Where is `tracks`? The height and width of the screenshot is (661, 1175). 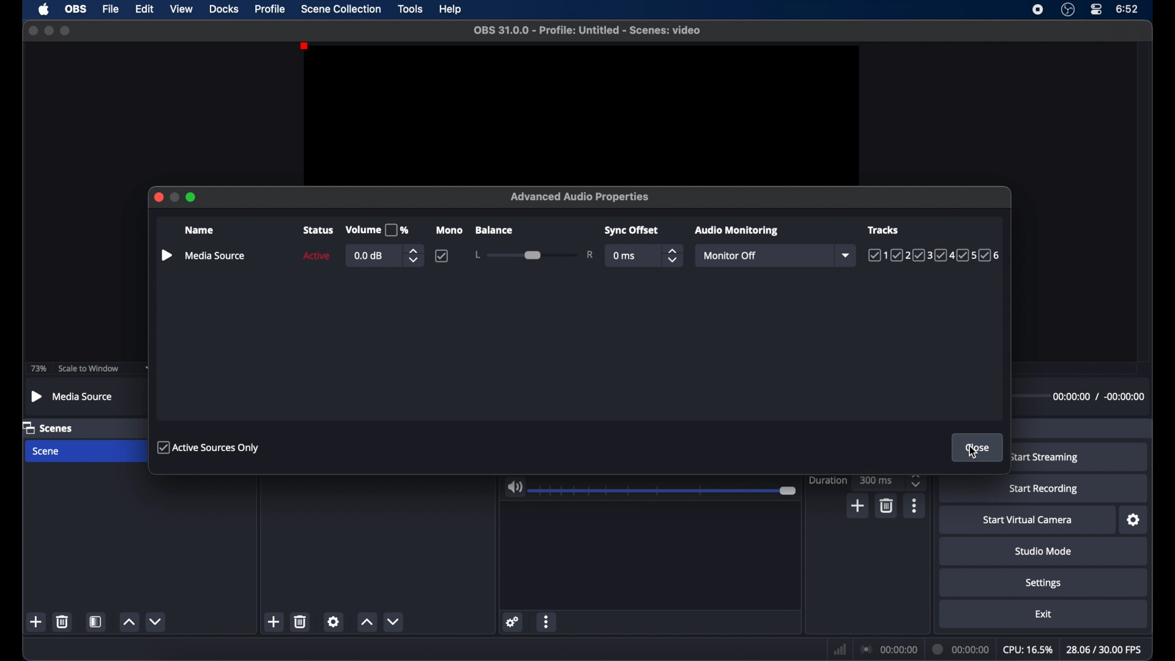 tracks is located at coordinates (934, 256).